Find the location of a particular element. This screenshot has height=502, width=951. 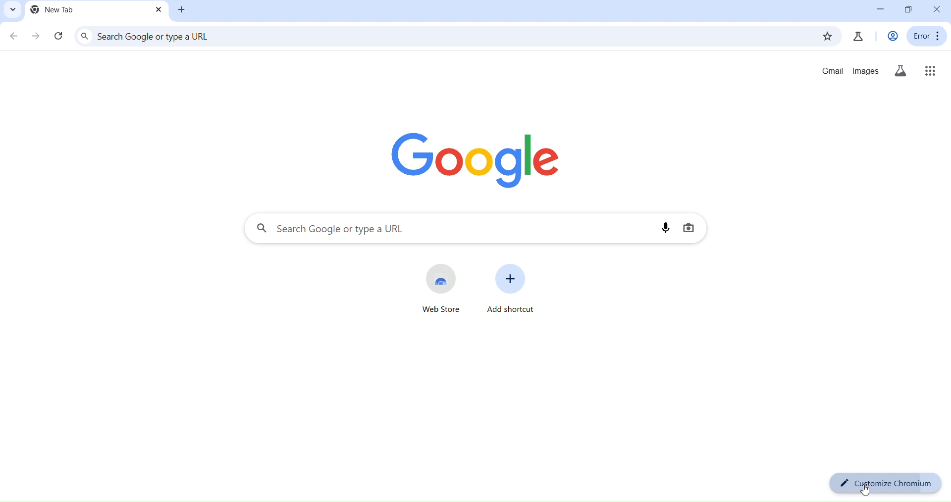

voice search is located at coordinates (668, 227).